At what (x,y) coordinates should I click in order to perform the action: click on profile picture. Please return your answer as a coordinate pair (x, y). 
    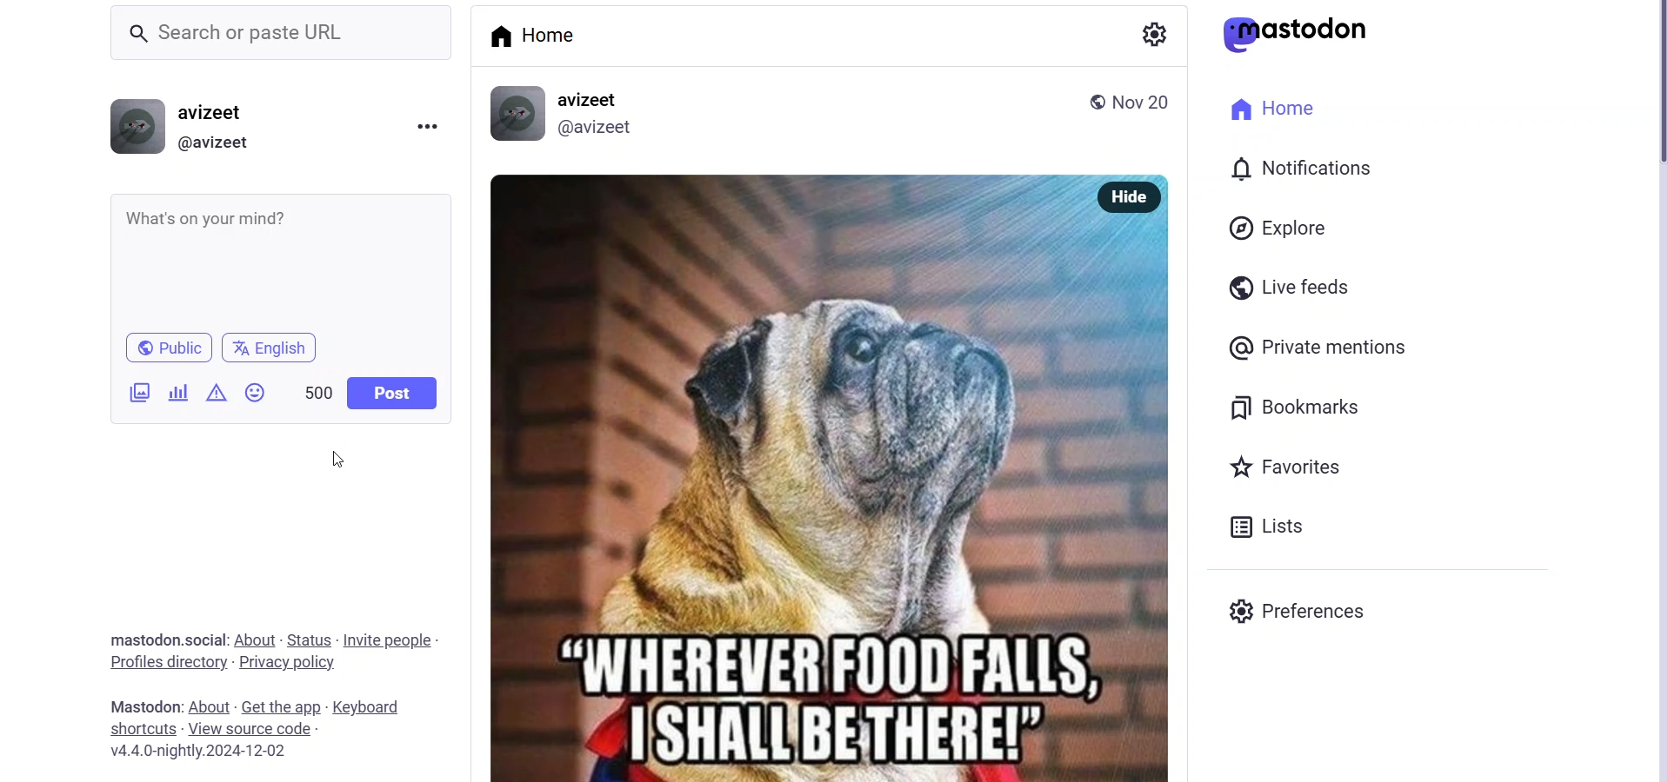
    Looking at the image, I should click on (517, 114).